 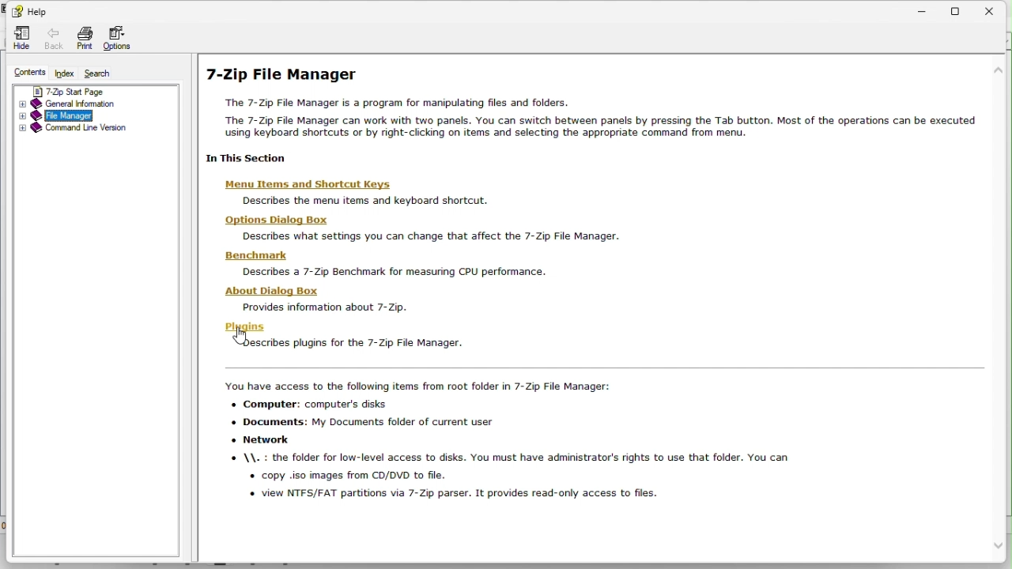 I want to click on cursor, so click(x=245, y=337).